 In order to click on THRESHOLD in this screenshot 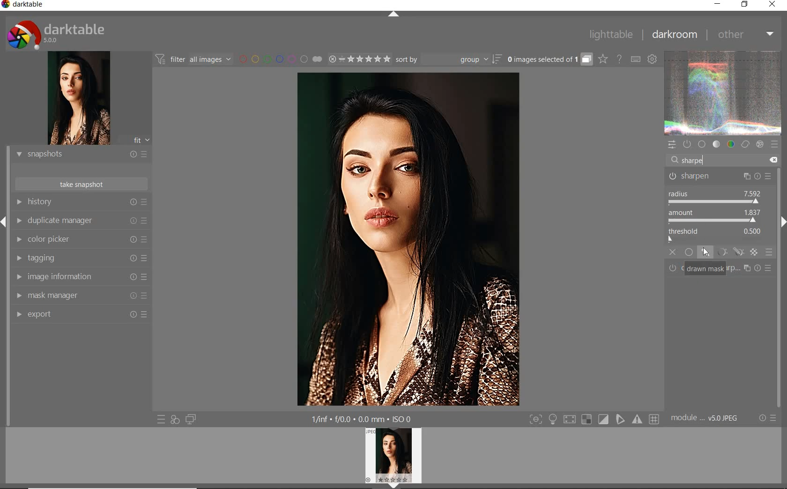, I will do `click(716, 234)`.